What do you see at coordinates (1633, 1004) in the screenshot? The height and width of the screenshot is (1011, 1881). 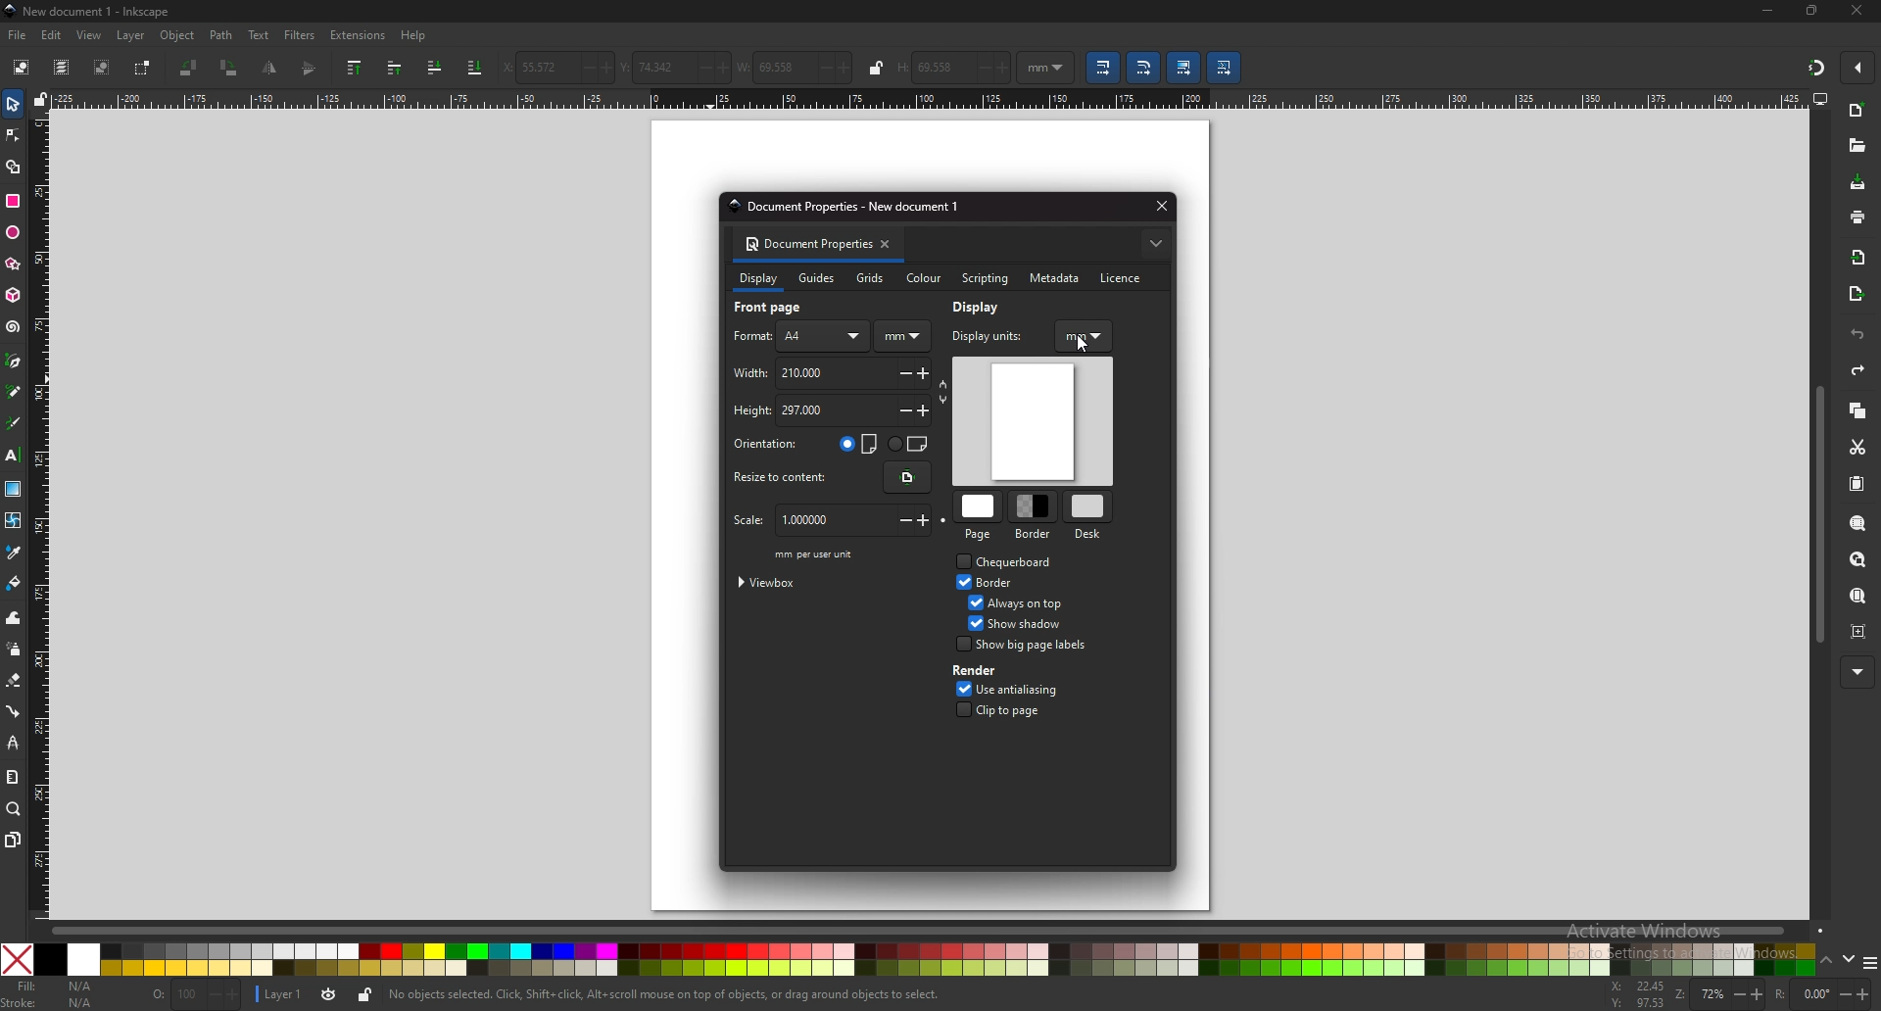 I see `cursor coordinates y-axis` at bounding box center [1633, 1004].